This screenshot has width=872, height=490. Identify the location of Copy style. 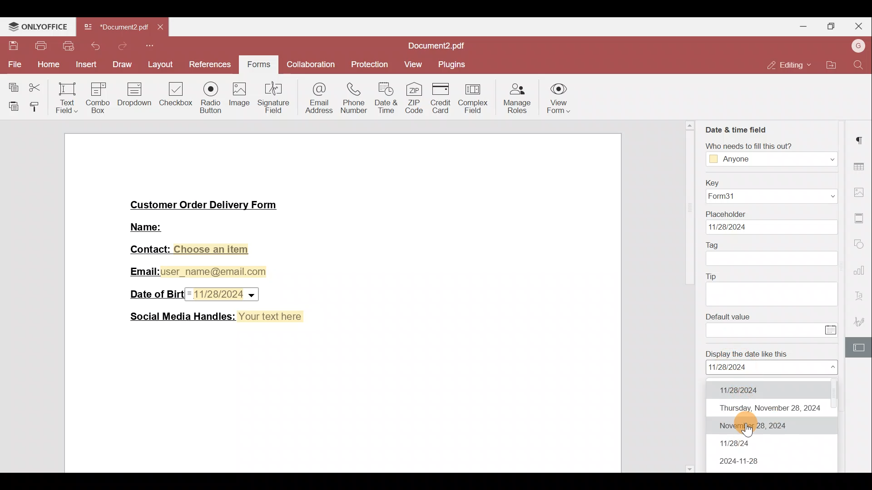
(36, 105).